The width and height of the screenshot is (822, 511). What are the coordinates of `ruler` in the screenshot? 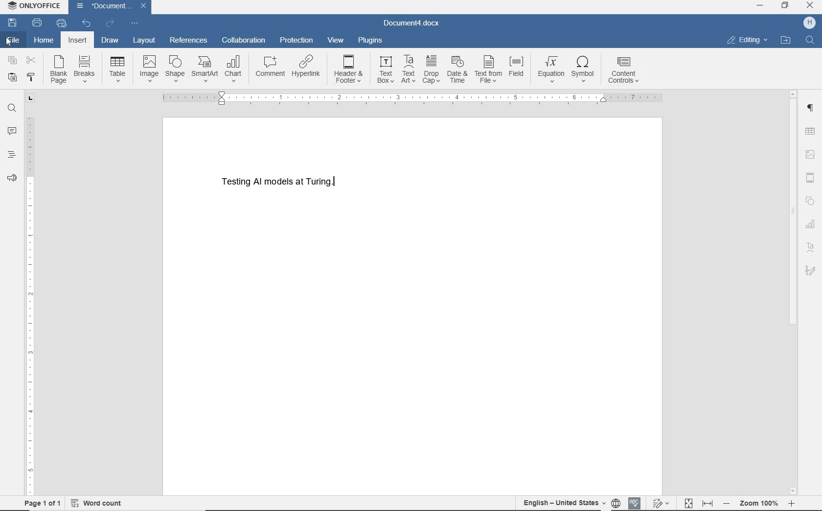 It's located at (30, 291).